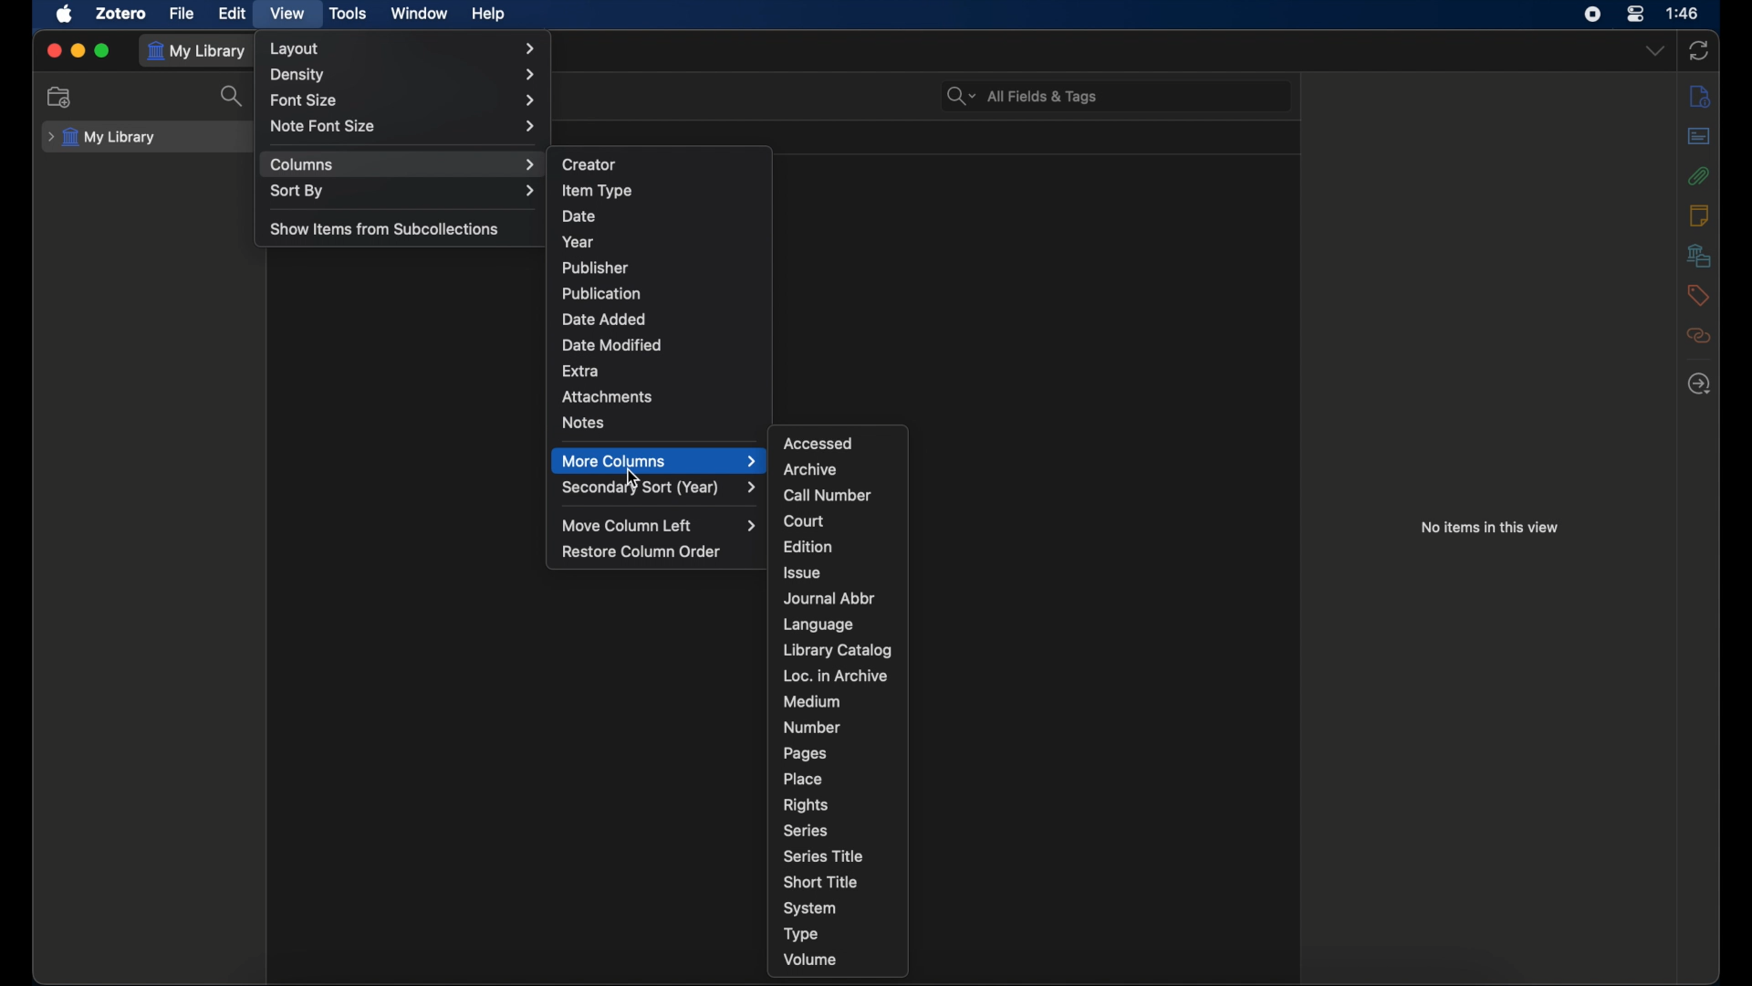  What do you see at coordinates (805, 803) in the screenshot?
I see `rights` at bounding box center [805, 803].